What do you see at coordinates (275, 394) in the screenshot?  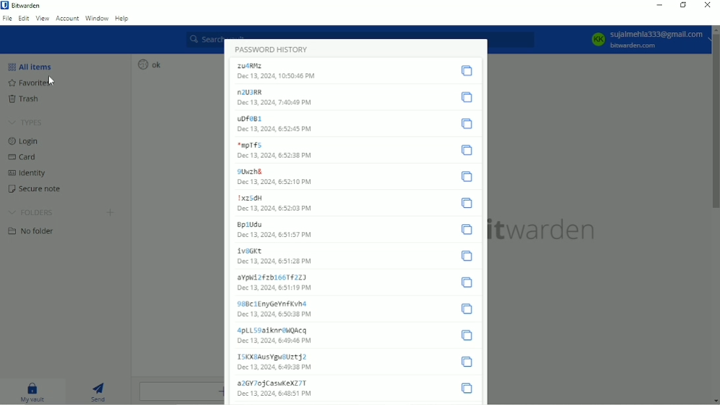 I see `Dec 13, 2024, 6:48:51 PM` at bounding box center [275, 394].